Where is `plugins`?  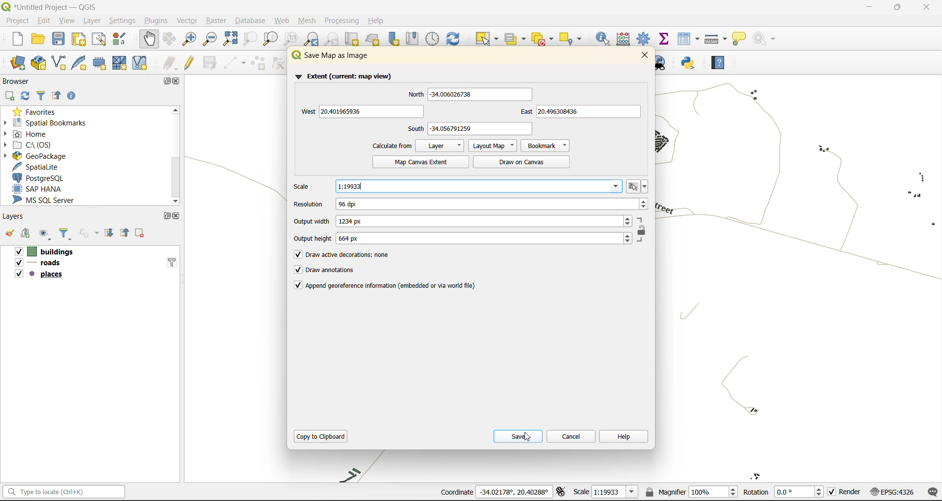 plugins is located at coordinates (156, 21).